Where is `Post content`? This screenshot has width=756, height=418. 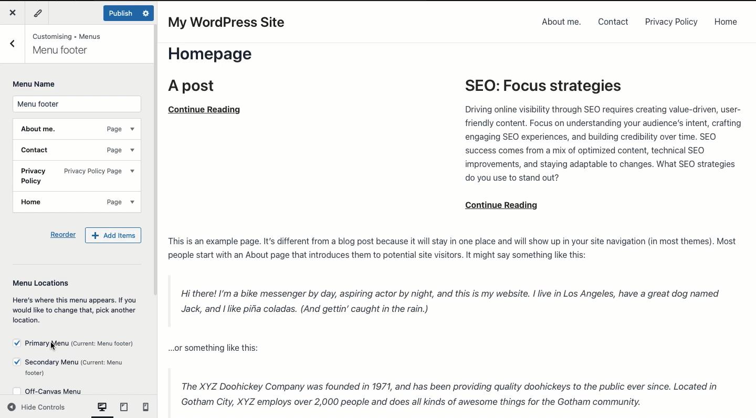 Post content is located at coordinates (455, 322).